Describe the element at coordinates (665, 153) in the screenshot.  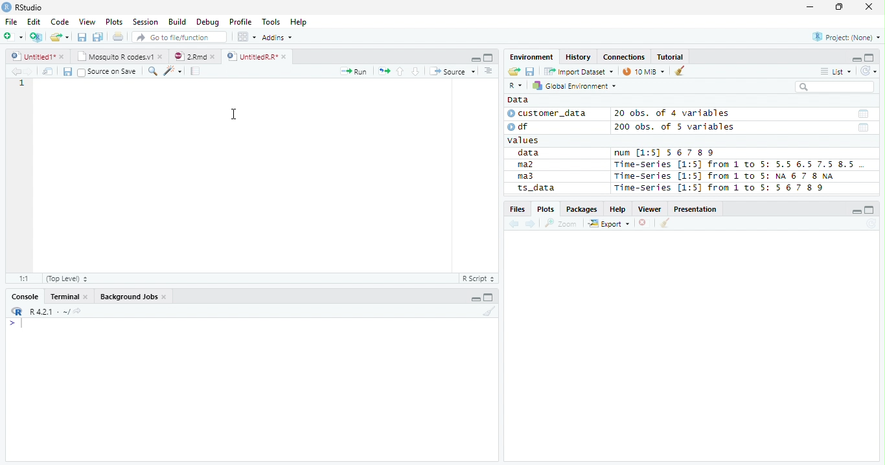
I see `num [1:5] 567 89` at that location.